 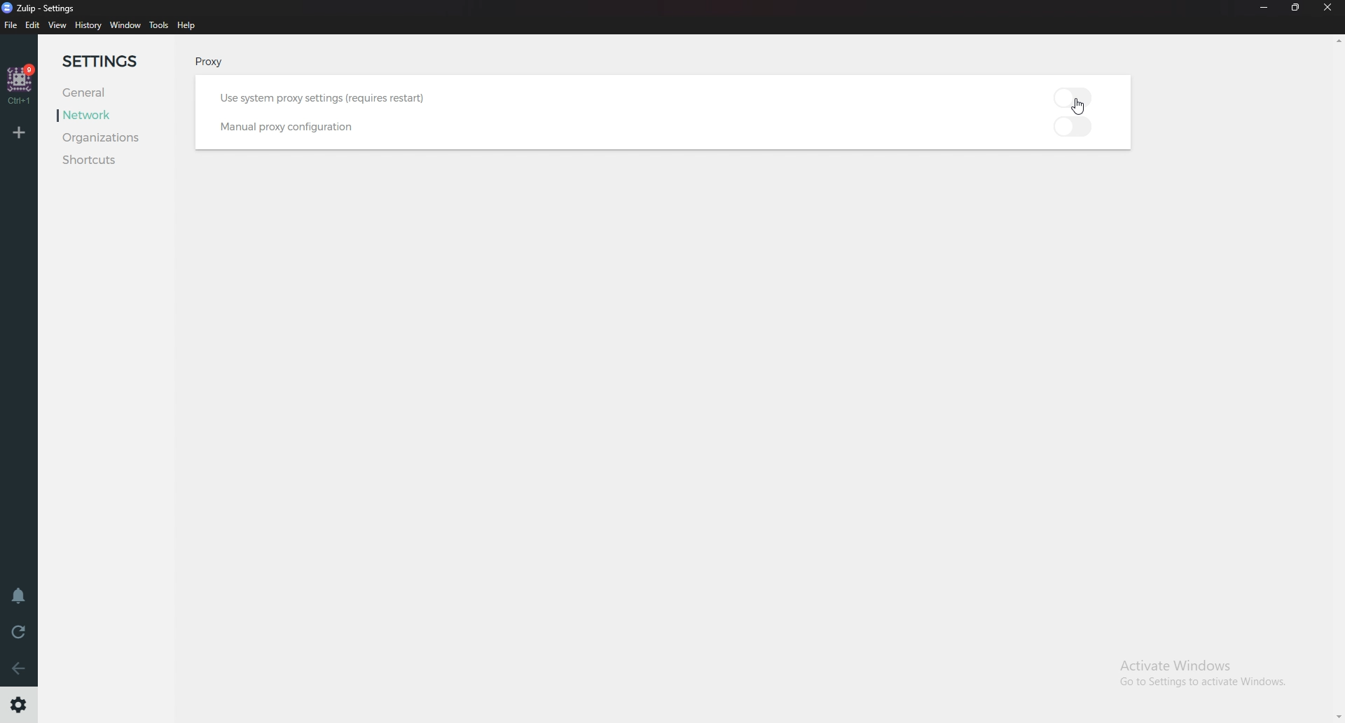 What do you see at coordinates (296, 127) in the screenshot?
I see `Manual proxy configuration` at bounding box center [296, 127].